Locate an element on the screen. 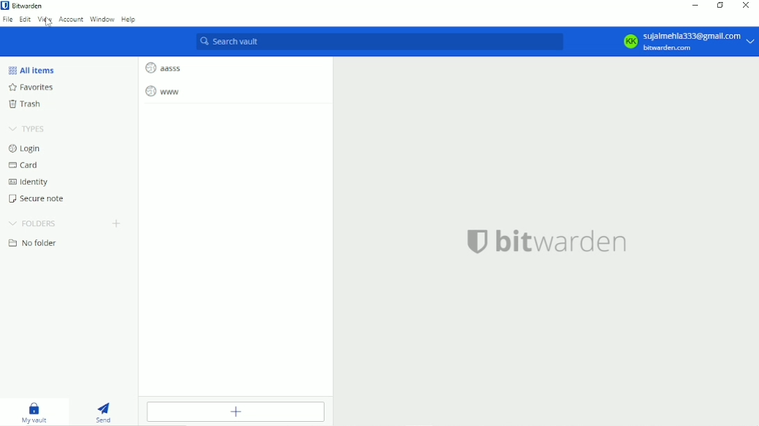  Identity is located at coordinates (31, 182).